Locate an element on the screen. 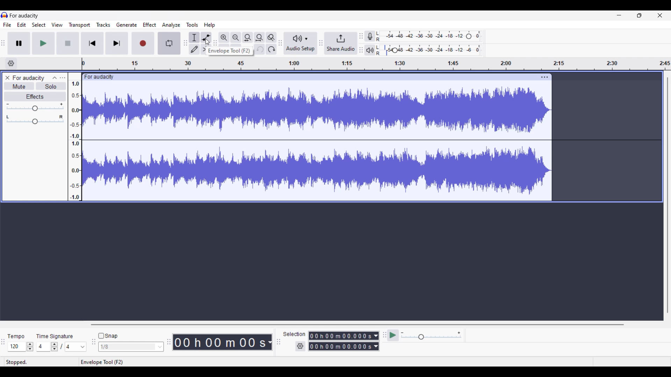 The height and width of the screenshot is (377, 671). Playback level is located at coordinates (430, 50).